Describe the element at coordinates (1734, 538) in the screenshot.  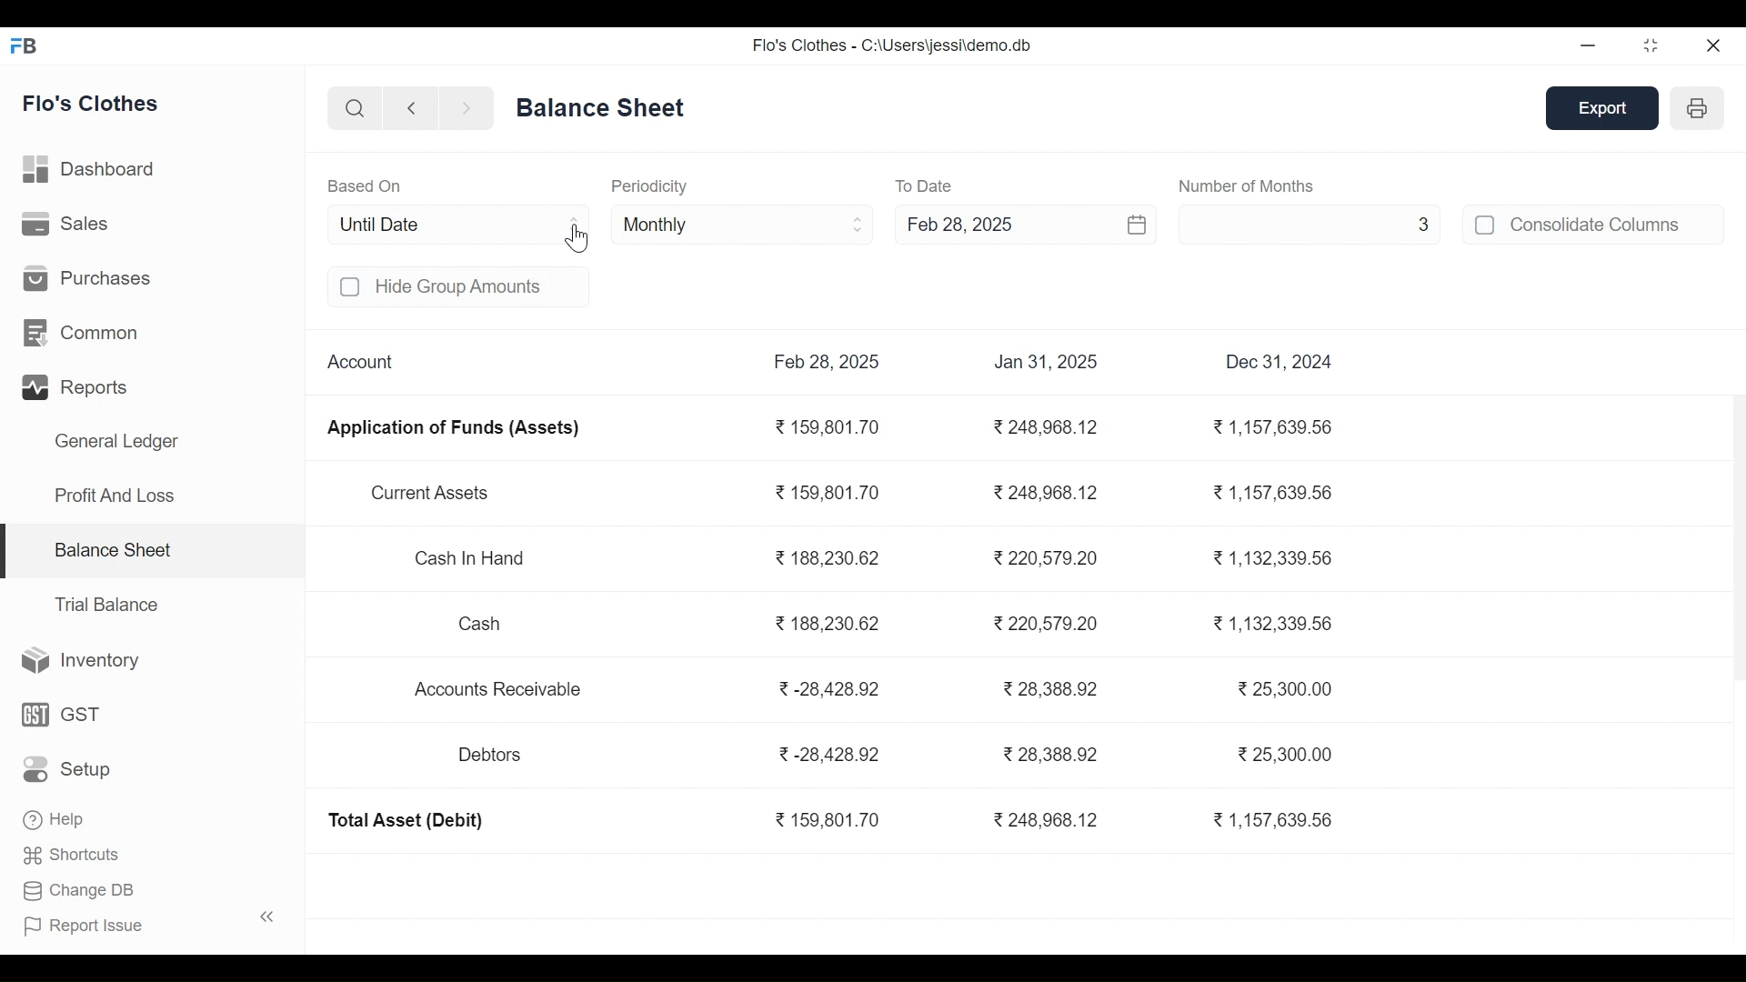
I see `scrollbar` at that location.